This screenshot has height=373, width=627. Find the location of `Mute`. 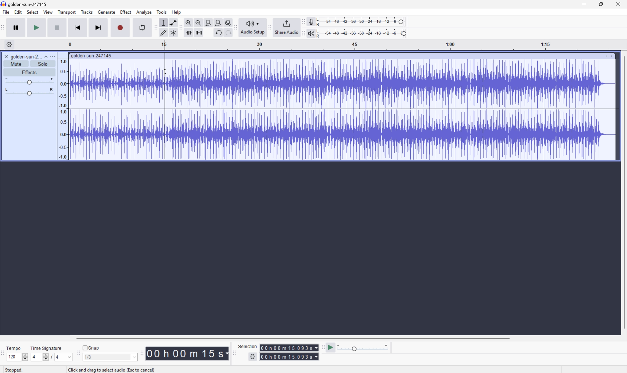

Mute is located at coordinates (18, 64).